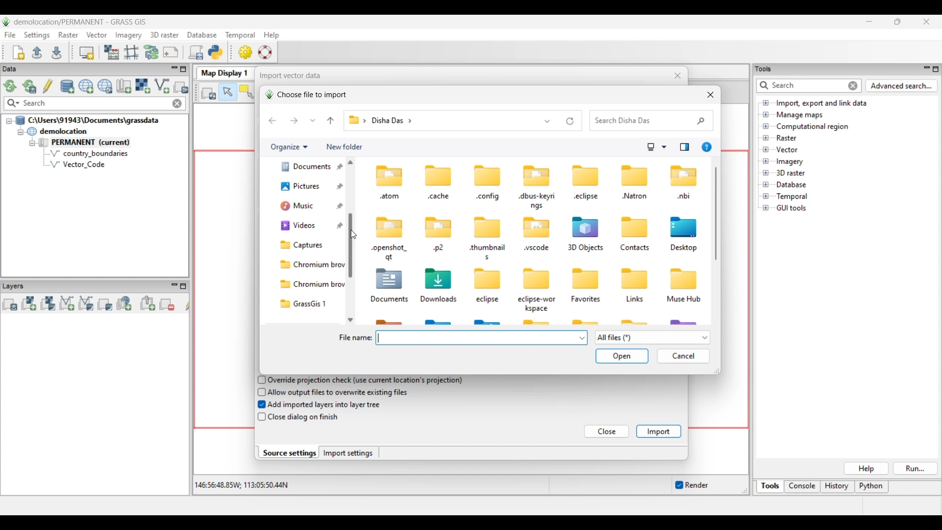 The image size is (942, 530). I want to click on Double click to see files under Computational region, so click(812, 127).